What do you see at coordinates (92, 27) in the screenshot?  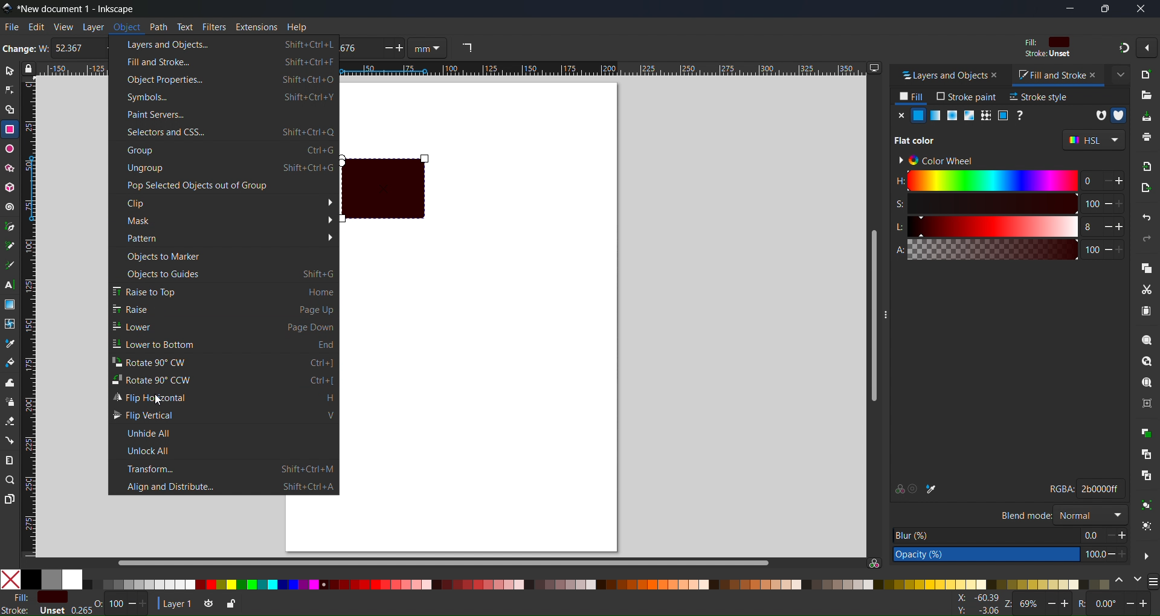 I see `Layer` at bounding box center [92, 27].